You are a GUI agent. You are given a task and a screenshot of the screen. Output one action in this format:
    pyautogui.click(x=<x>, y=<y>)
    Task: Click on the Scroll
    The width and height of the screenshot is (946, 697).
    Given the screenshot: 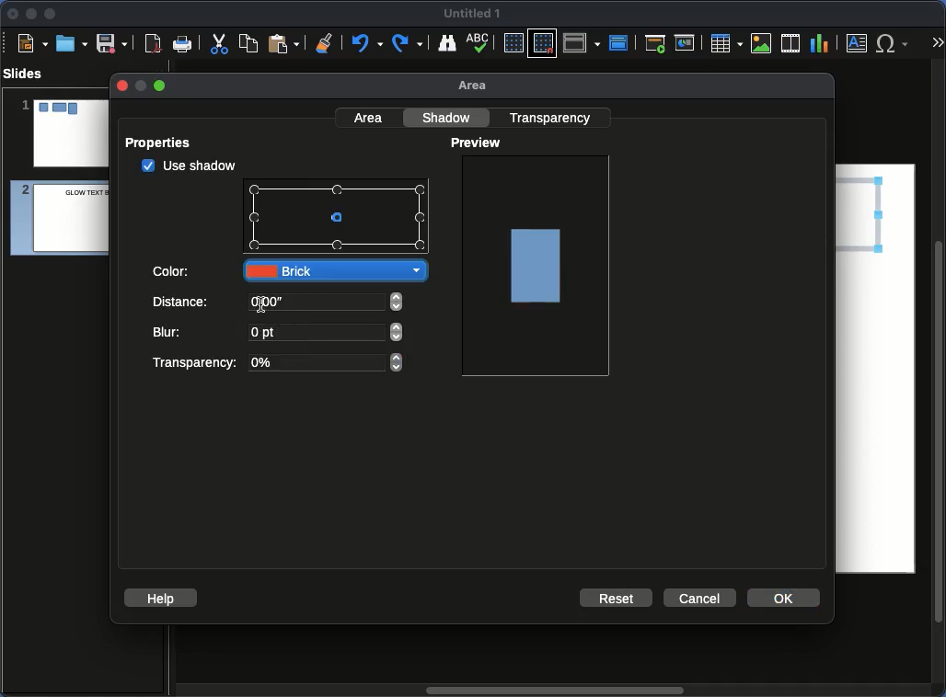 What is the action you would take?
    pyautogui.click(x=551, y=691)
    